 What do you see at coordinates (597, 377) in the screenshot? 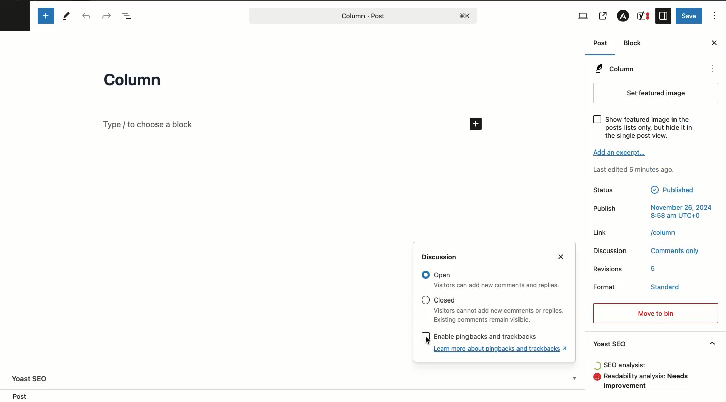
I see `emoji` at bounding box center [597, 377].